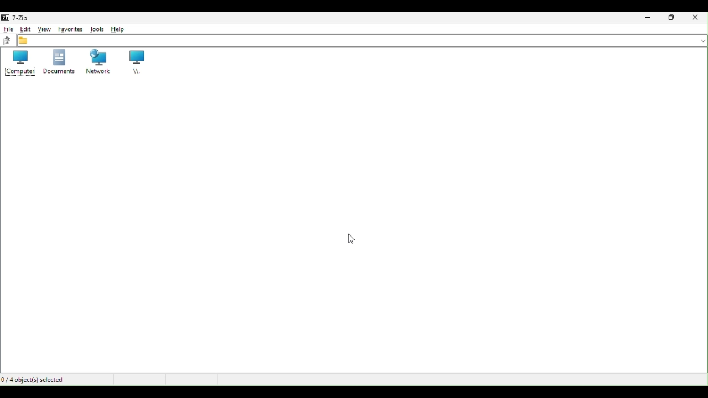  I want to click on Help, so click(119, 28).